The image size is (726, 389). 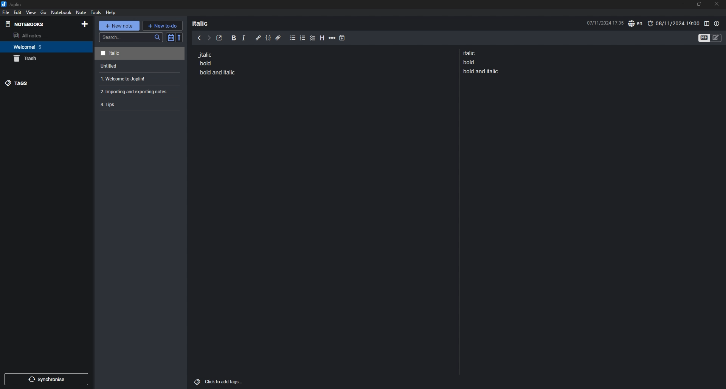 What do you see at coordinates (137, 91) in the screenshot?
I see `note` at bounding box center [137, 91].